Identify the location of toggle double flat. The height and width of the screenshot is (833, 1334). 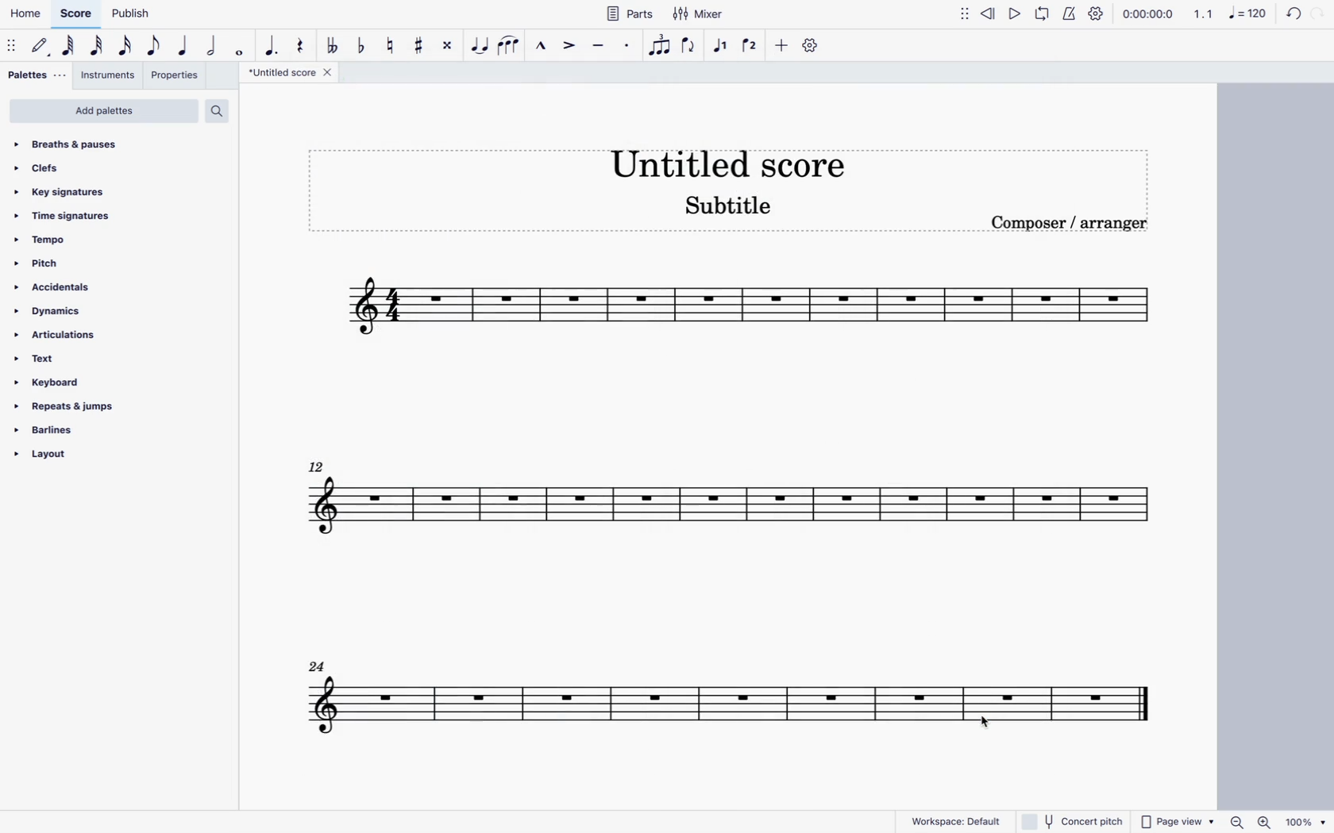
(333, 48).